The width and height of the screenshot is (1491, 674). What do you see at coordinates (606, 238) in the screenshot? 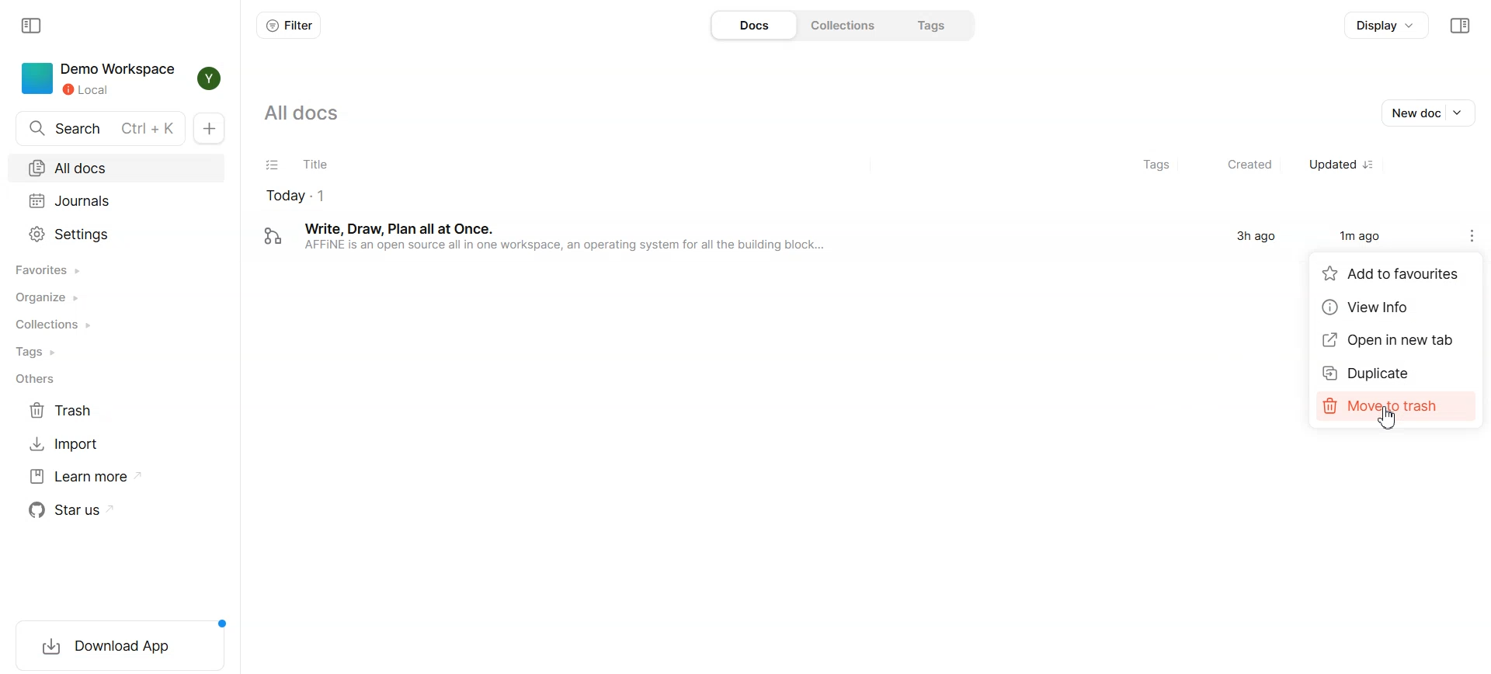
I see `‘Write, Draw, Plan all at Once.
AFFINE is an open source all in one workspace, an operating system for all the building block.` at bounding box center [606, 238].